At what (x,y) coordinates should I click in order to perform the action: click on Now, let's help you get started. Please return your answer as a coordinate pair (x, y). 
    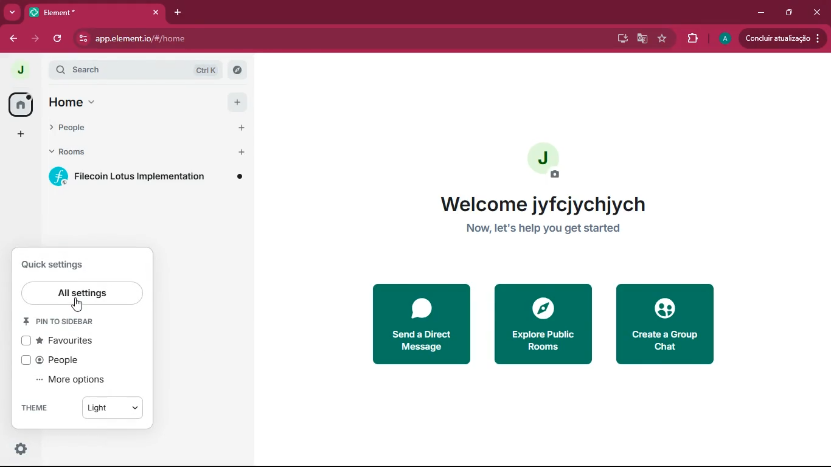
    Looking at the image, I should click on (544, 230).